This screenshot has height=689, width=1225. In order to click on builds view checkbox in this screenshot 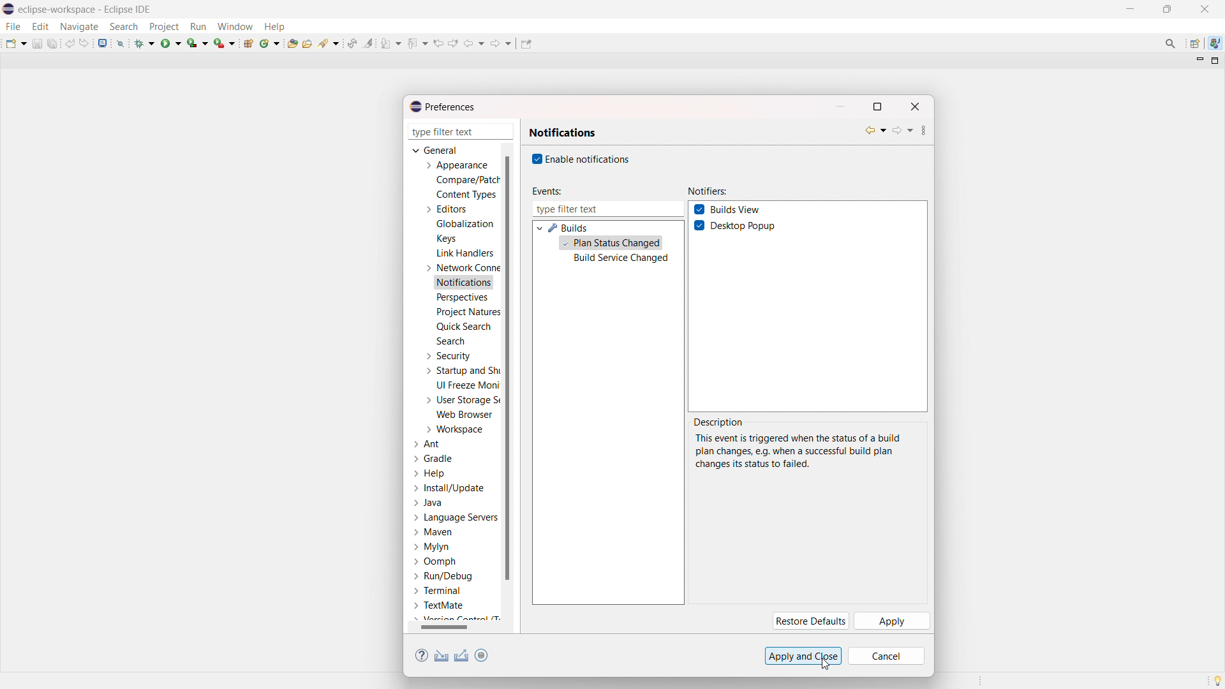, I will do `click(737, 210)`.